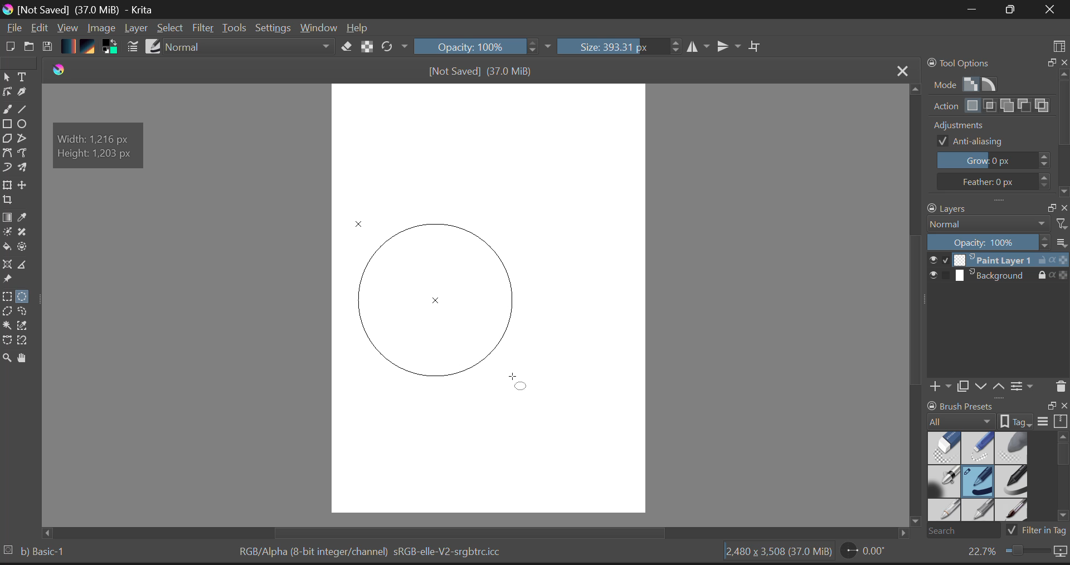 The height and width of the screenshot is (565, 1070). What do you see at coordinates (26, 111) in the screenshot?
I see `Line` at bounding box center [26, 111].